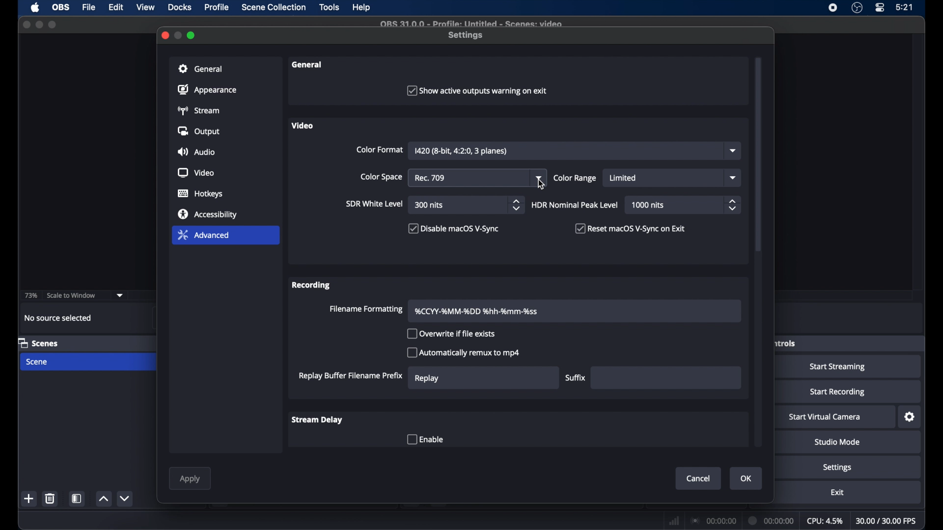 This screenshot has width=943, height=530. I want to click on add, so click(29, 498).